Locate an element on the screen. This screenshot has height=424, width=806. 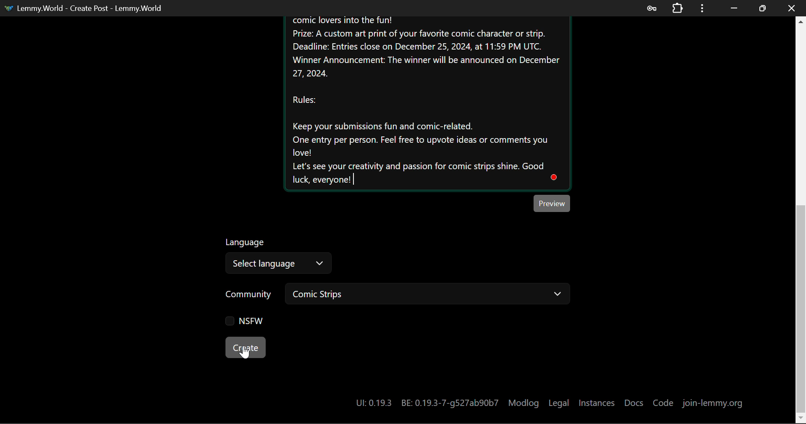
Preview is located at coordinates (552, 203).